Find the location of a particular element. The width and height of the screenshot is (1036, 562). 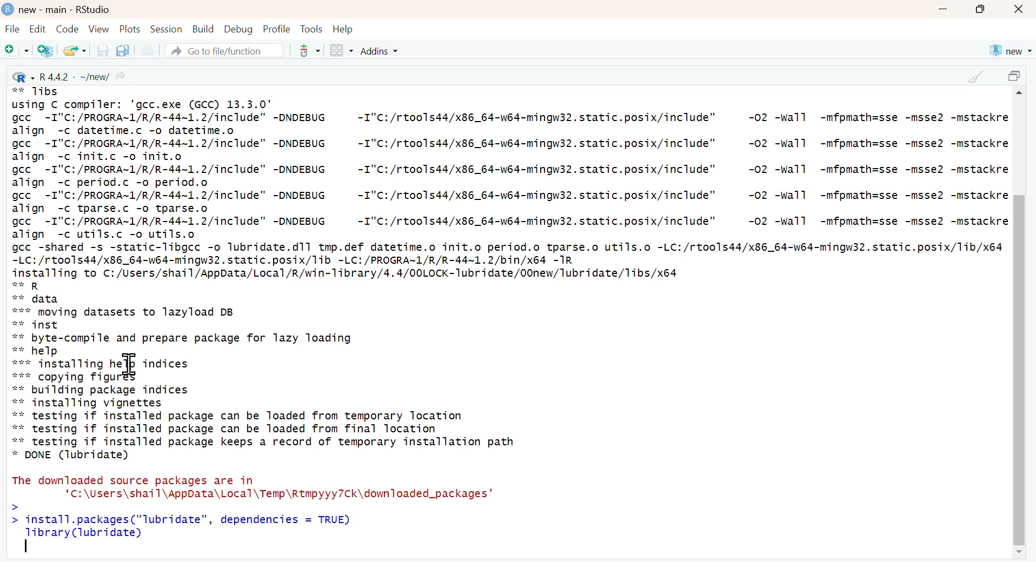

** R** data*** moving datasets to lazyload DB“* inst** pyte-compile and prepare package for lazy loading** help**% installing help indices#*% copying figures** pbuilding package indices** installing vignettes** testing if installed package can be loaded from temporary location** testing if installed package can be loaded from final location** testing if installed package keeps a record of temporary installation path* DONE (lubridate) is located at coordinates (263, 371).